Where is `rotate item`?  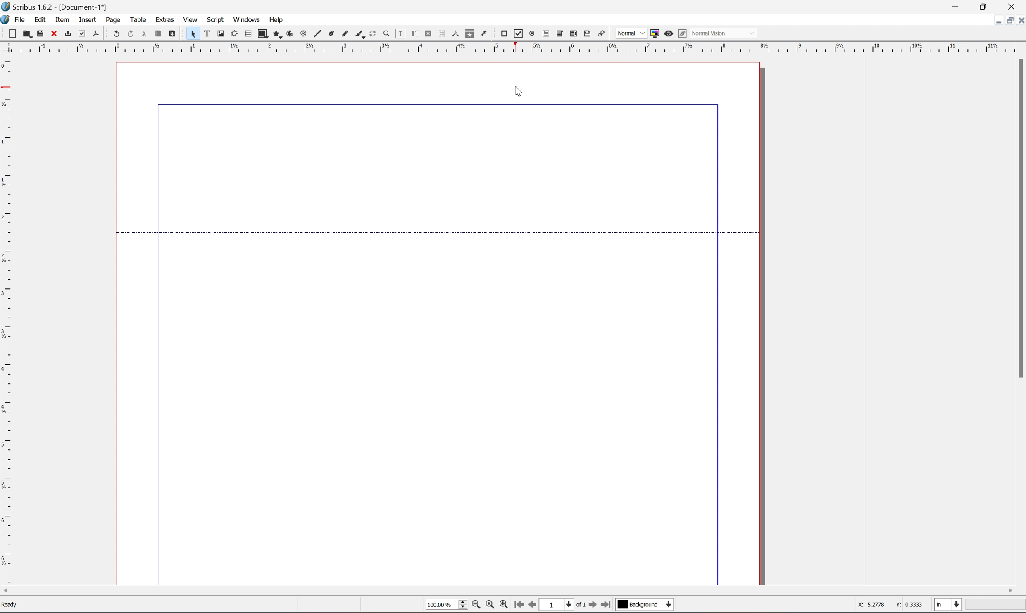
rotate item is located at coordinates (374, 34).